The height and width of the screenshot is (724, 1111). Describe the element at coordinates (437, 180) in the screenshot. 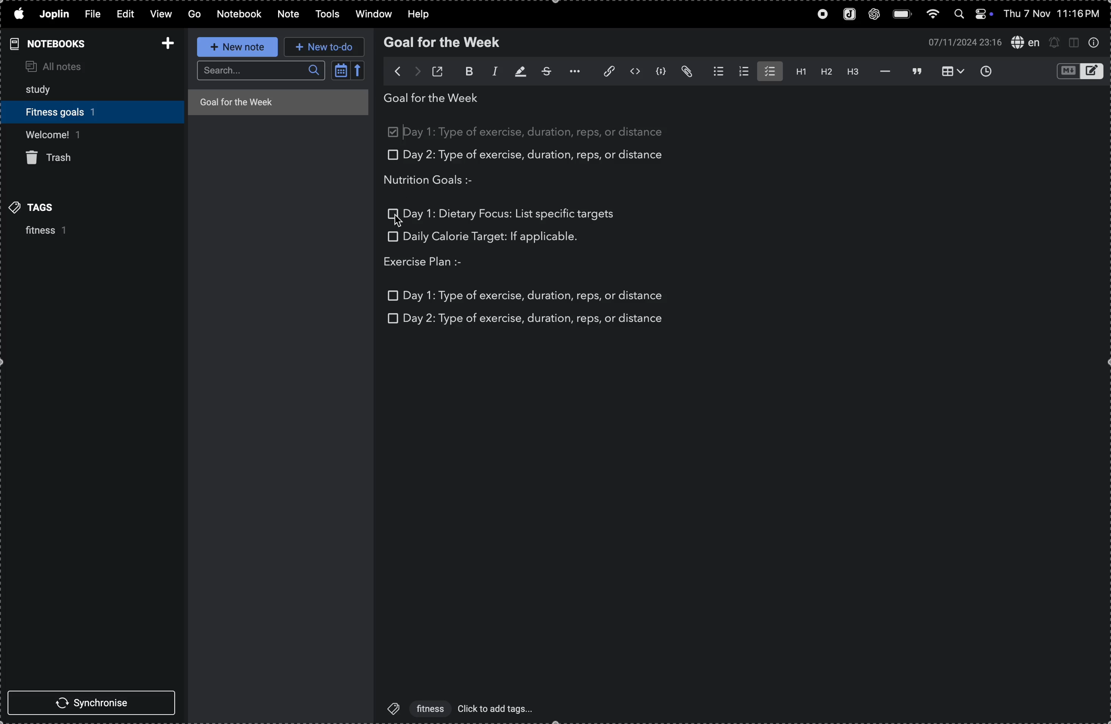

I see `nutrition goals :-` at that location.